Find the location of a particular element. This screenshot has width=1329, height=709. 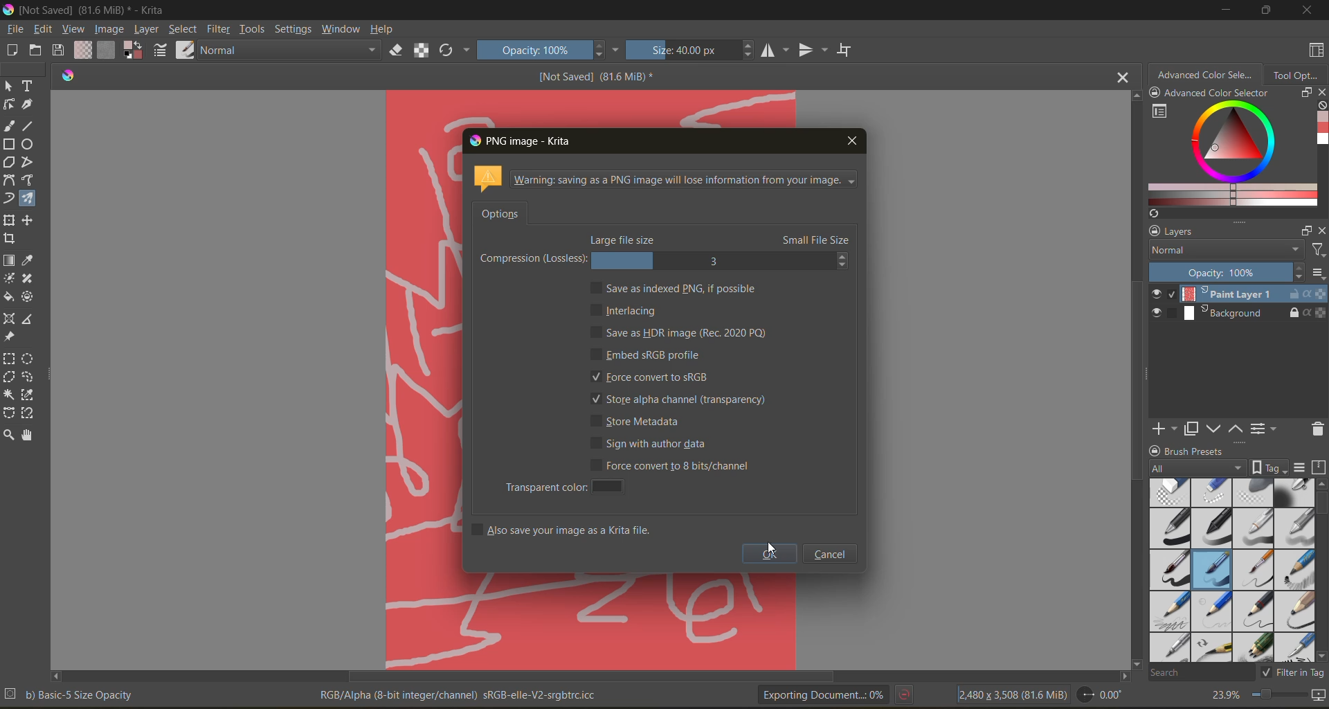

settings is located at coordinates (293, 29).